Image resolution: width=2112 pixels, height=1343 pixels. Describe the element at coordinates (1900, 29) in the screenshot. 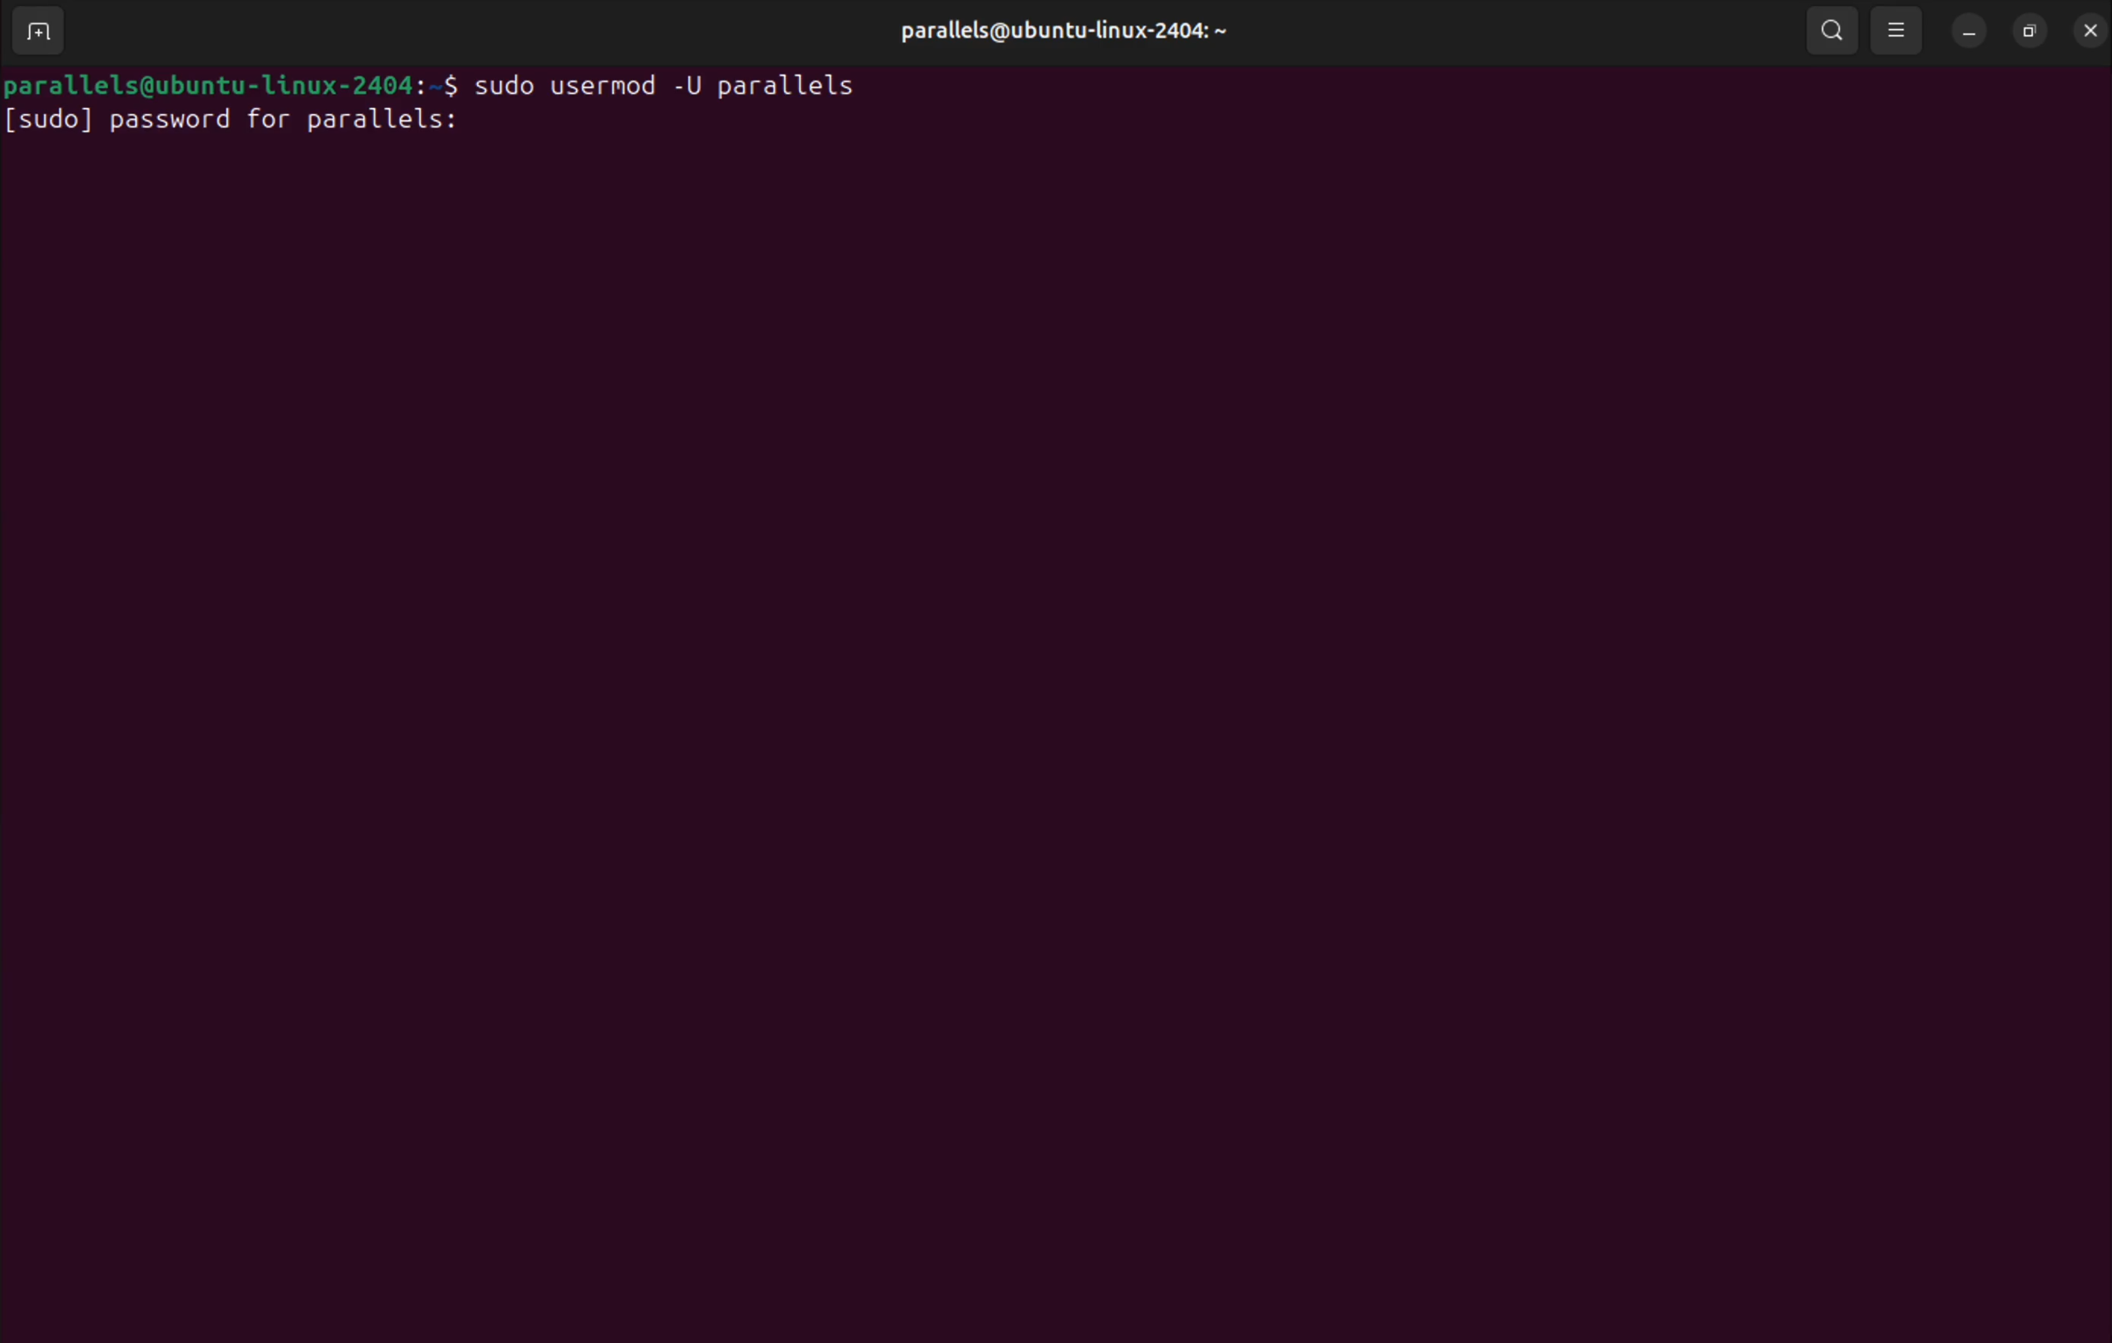

I see `view options` at that location.